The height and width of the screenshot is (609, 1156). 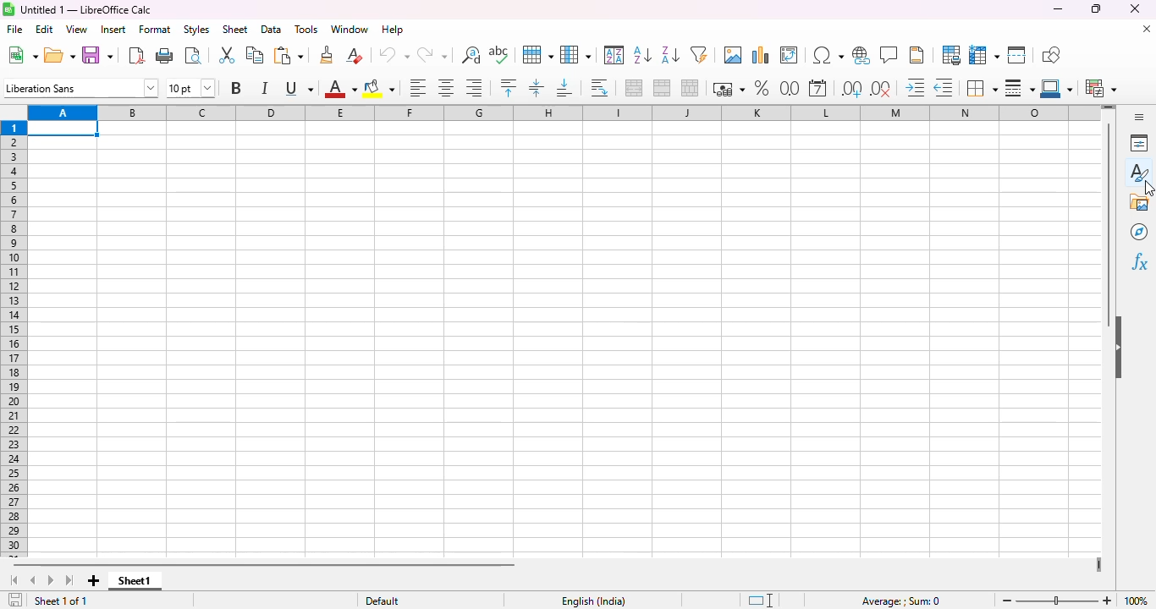 What do you see at coordinates (901, 601) in the screenshot?
I see `formula` at bounding box center [901, 601].